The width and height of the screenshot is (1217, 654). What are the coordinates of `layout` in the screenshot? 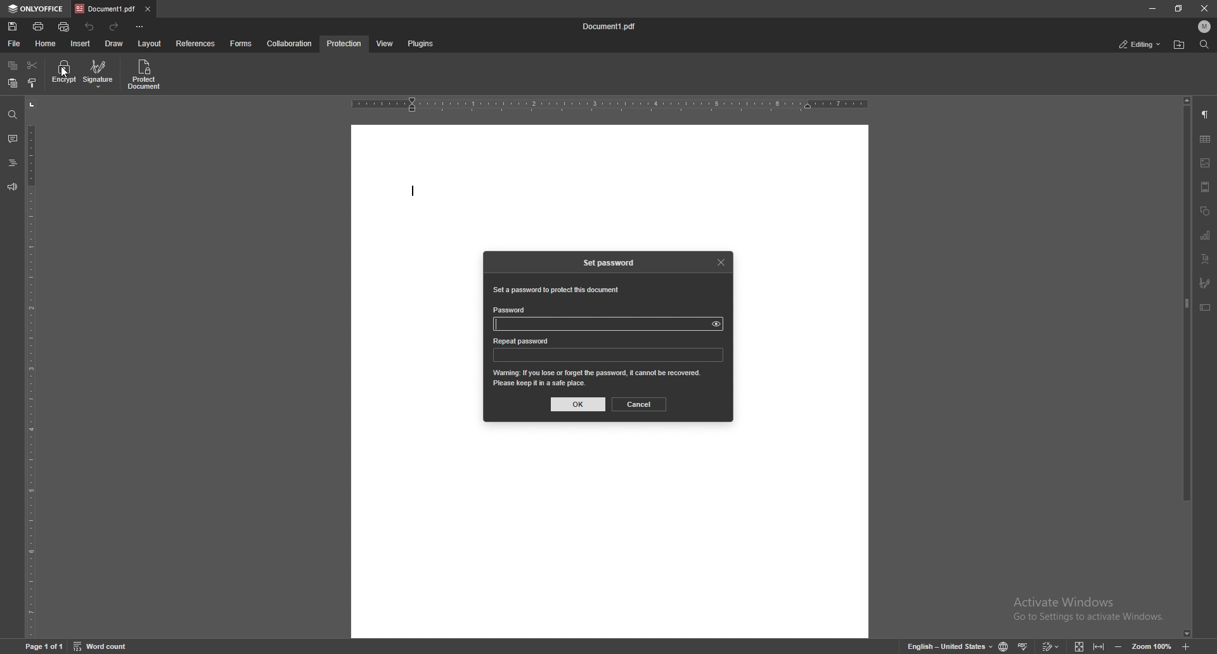 It's located at (151, 44).